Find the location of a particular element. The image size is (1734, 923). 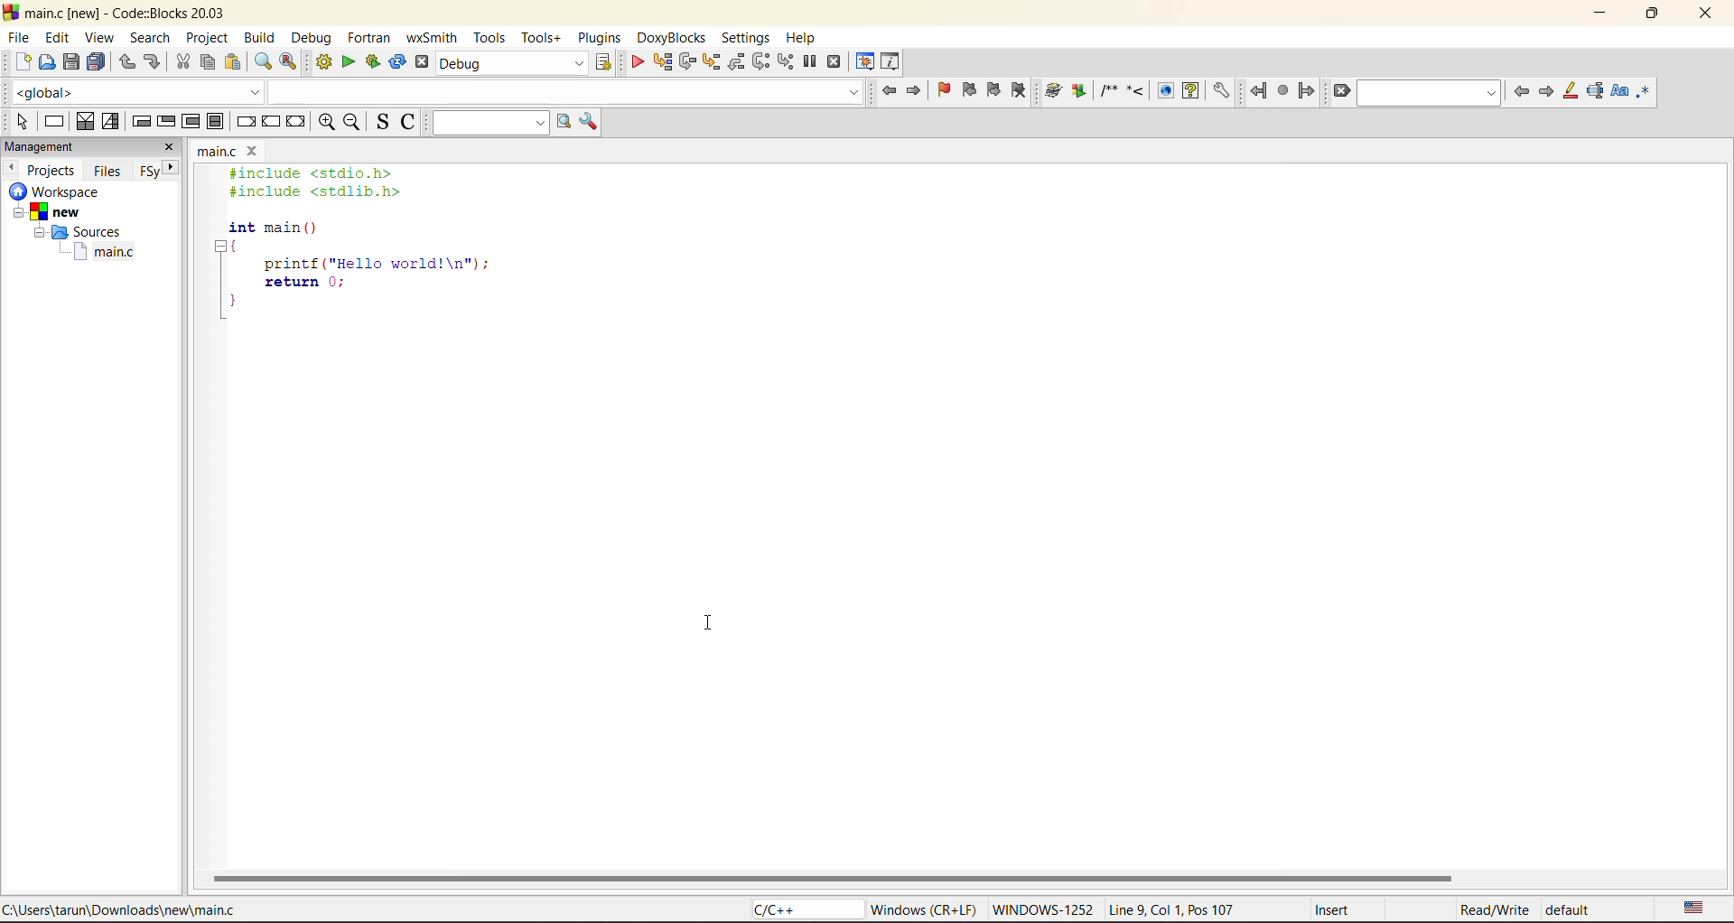

build target is located at coordinates (513, 64).